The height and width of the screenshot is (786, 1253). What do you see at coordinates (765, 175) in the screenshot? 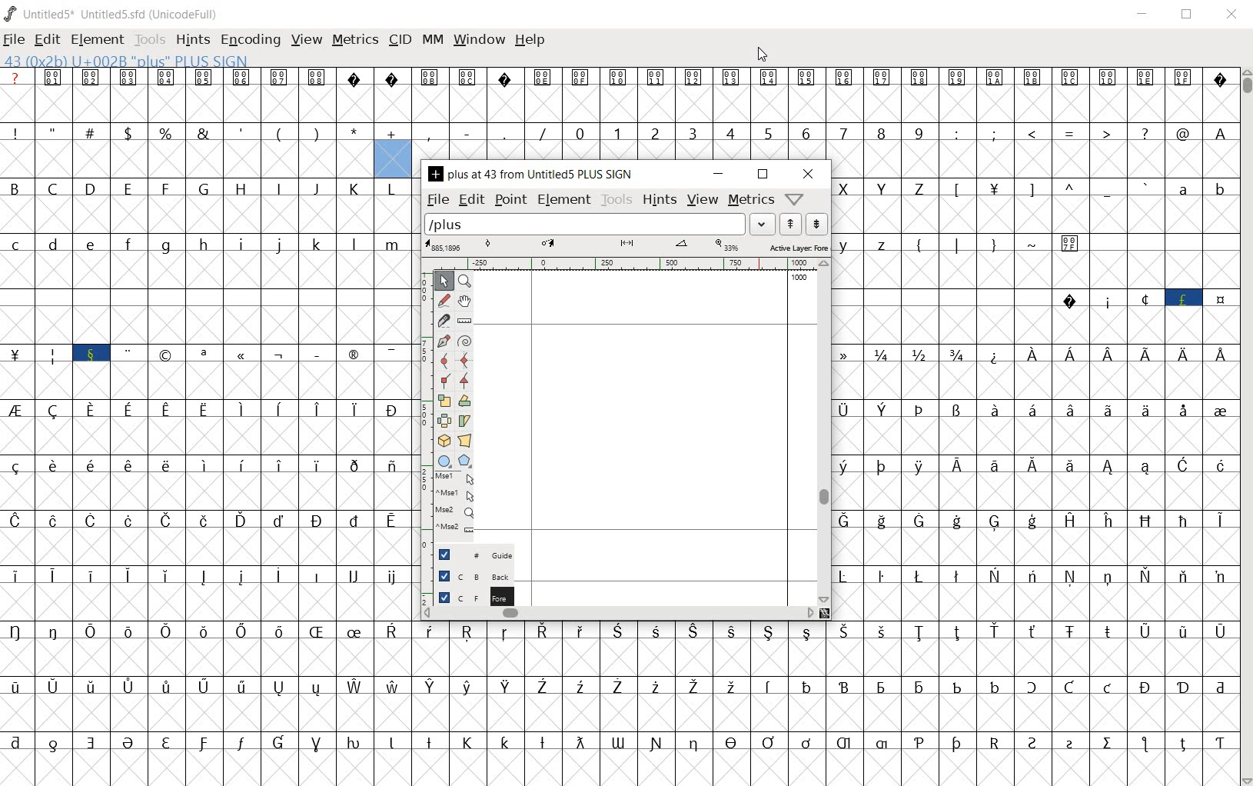
I see `restore` at bounding box center [765, 175].